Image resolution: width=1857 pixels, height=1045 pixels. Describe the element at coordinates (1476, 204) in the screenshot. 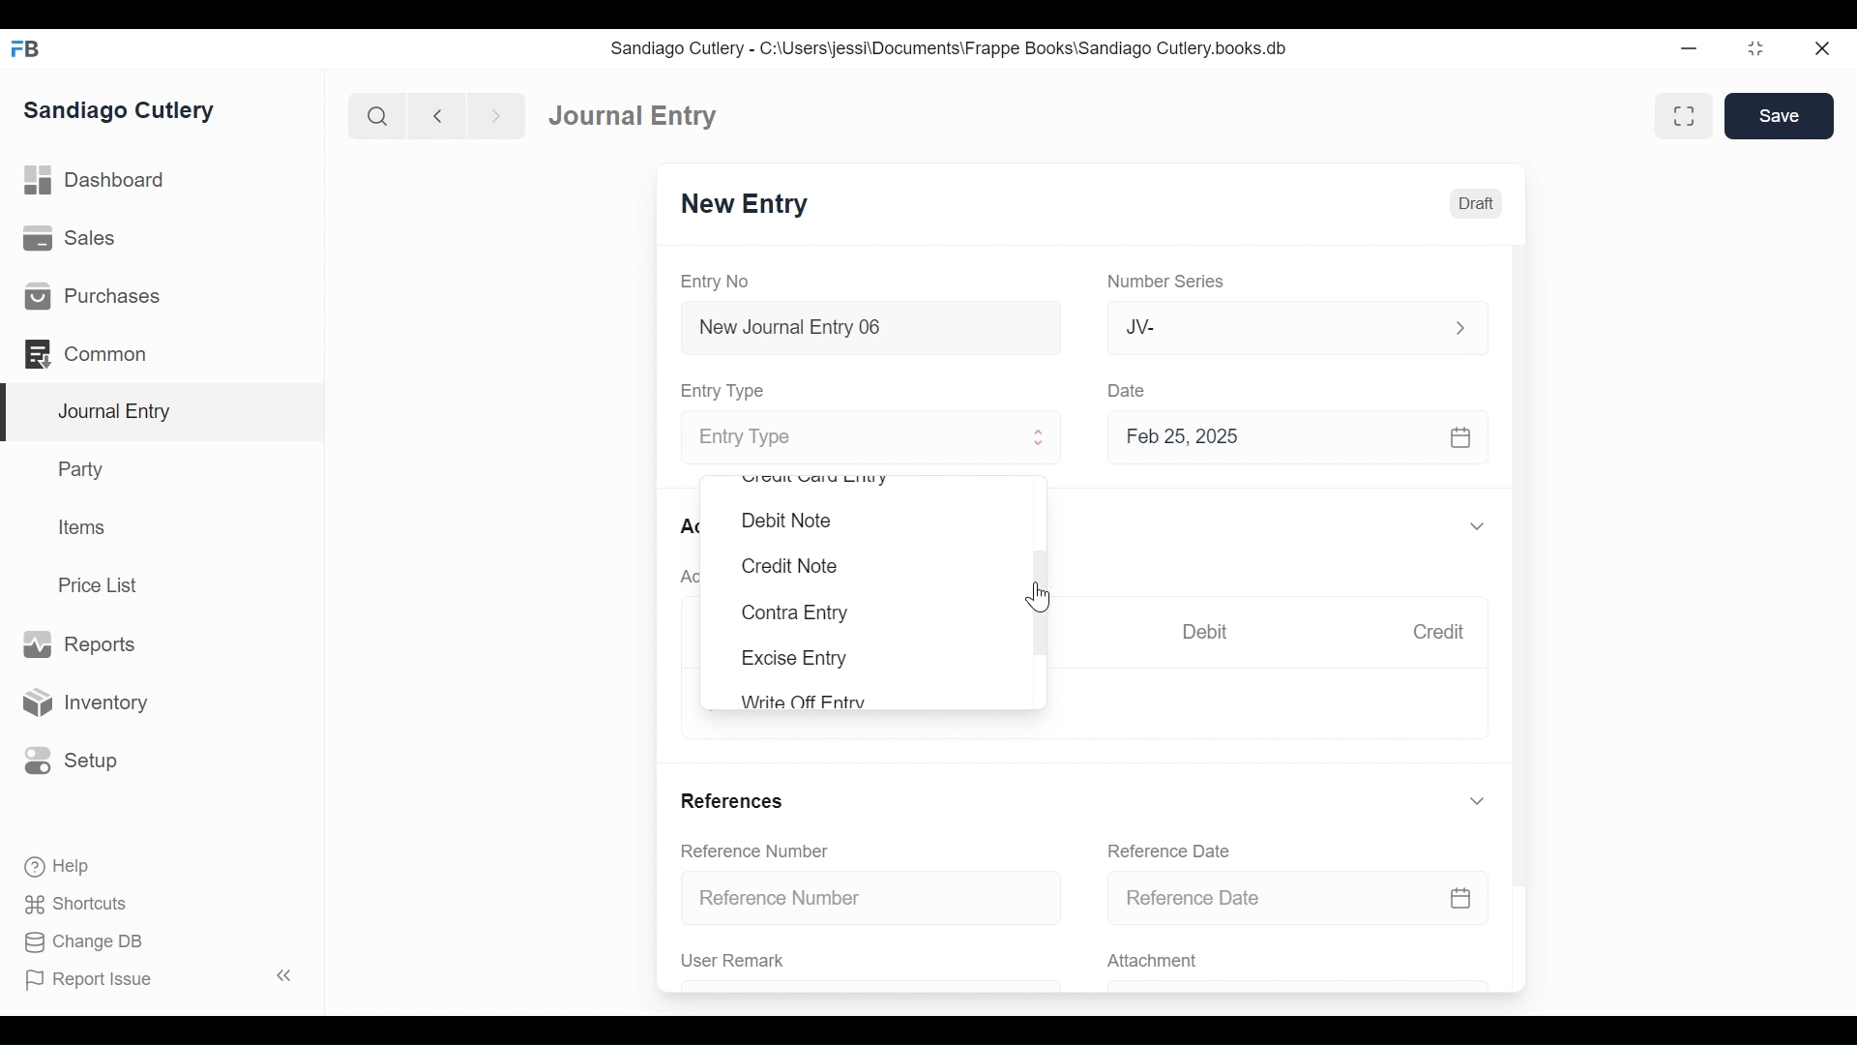

I see `Draft` at that location.